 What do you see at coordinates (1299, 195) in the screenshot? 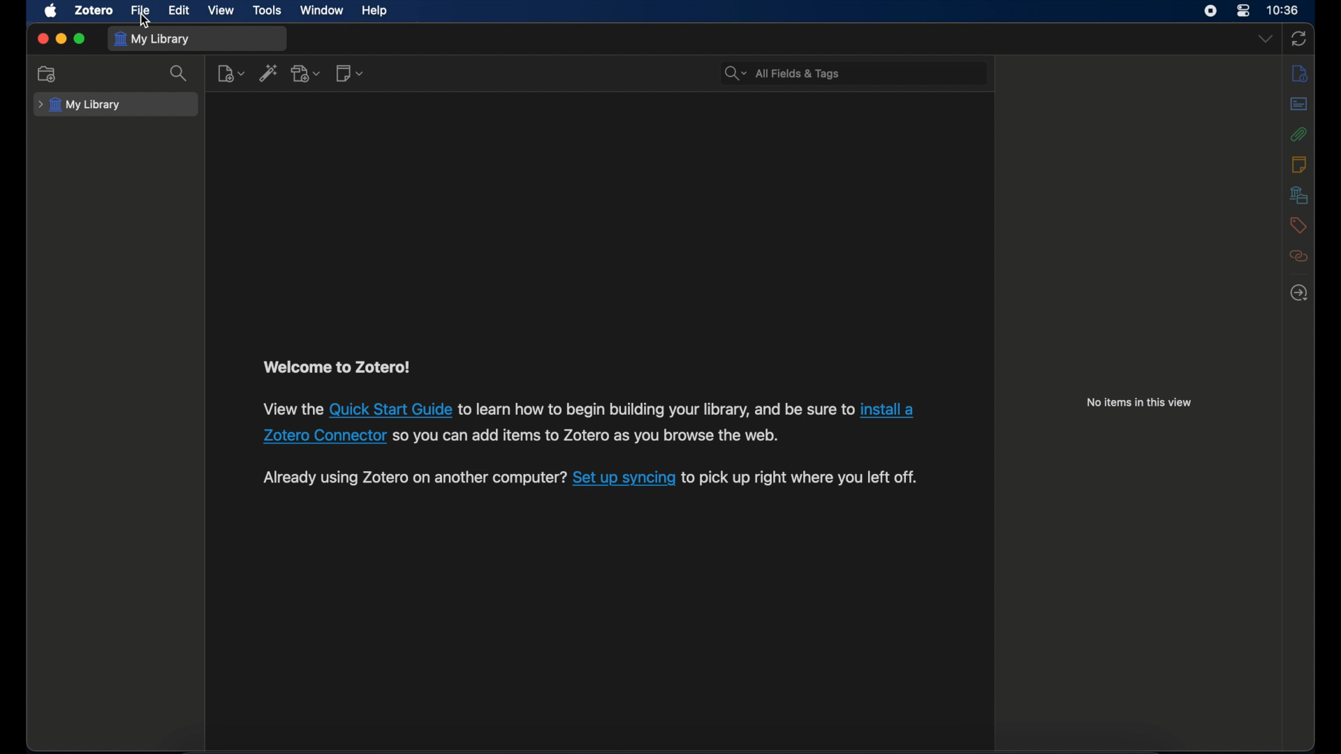
I see `libraries` at bounding box center [1299, 195].